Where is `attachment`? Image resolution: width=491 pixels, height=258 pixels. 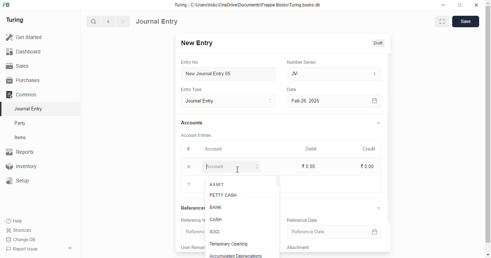 attachment is located at coordinates (298, 248).